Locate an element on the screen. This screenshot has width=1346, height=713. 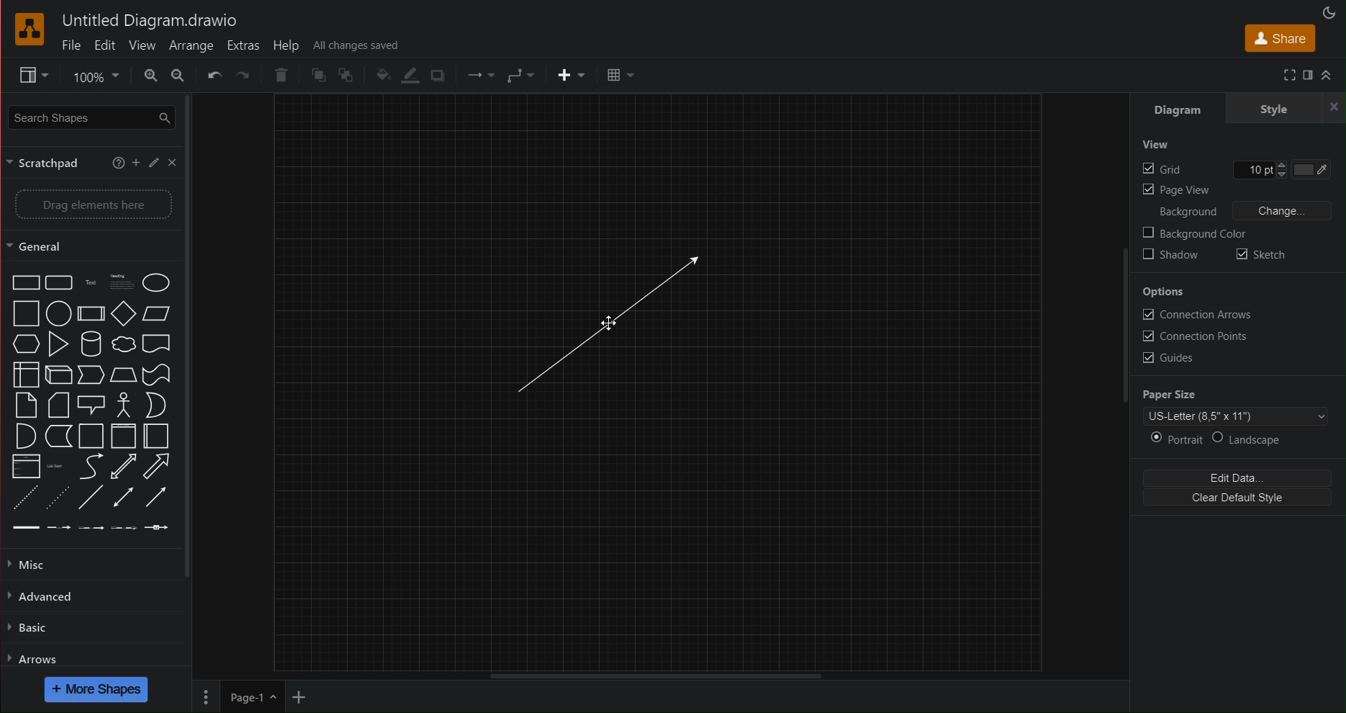
Grid Size is located at coordinates (1258, 171).